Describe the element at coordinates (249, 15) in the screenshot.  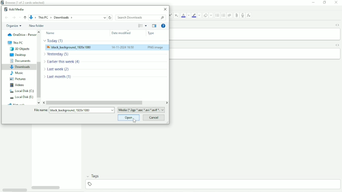
I see `Equations` at that location.